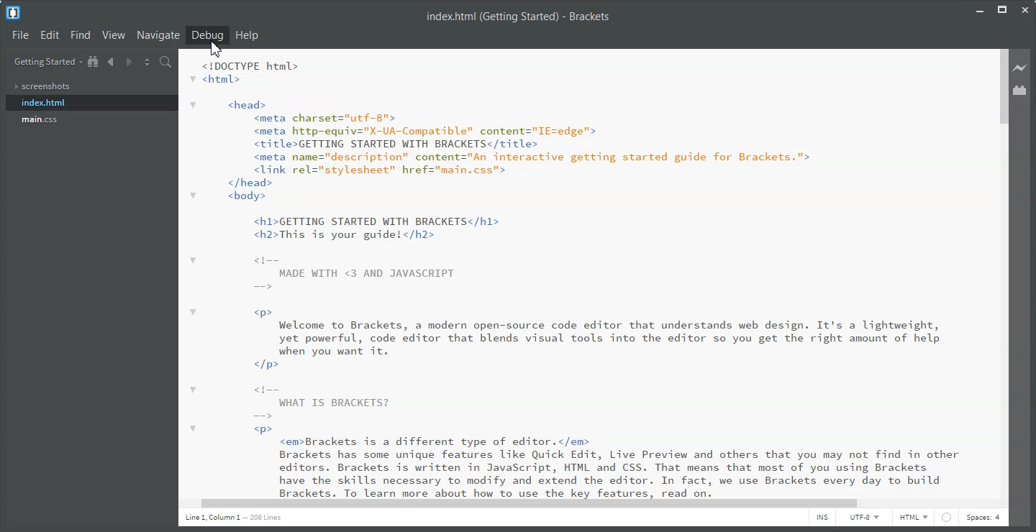  Describe the element at coordinates (913, 518) in the screenshot. I see `HTML` at that location.